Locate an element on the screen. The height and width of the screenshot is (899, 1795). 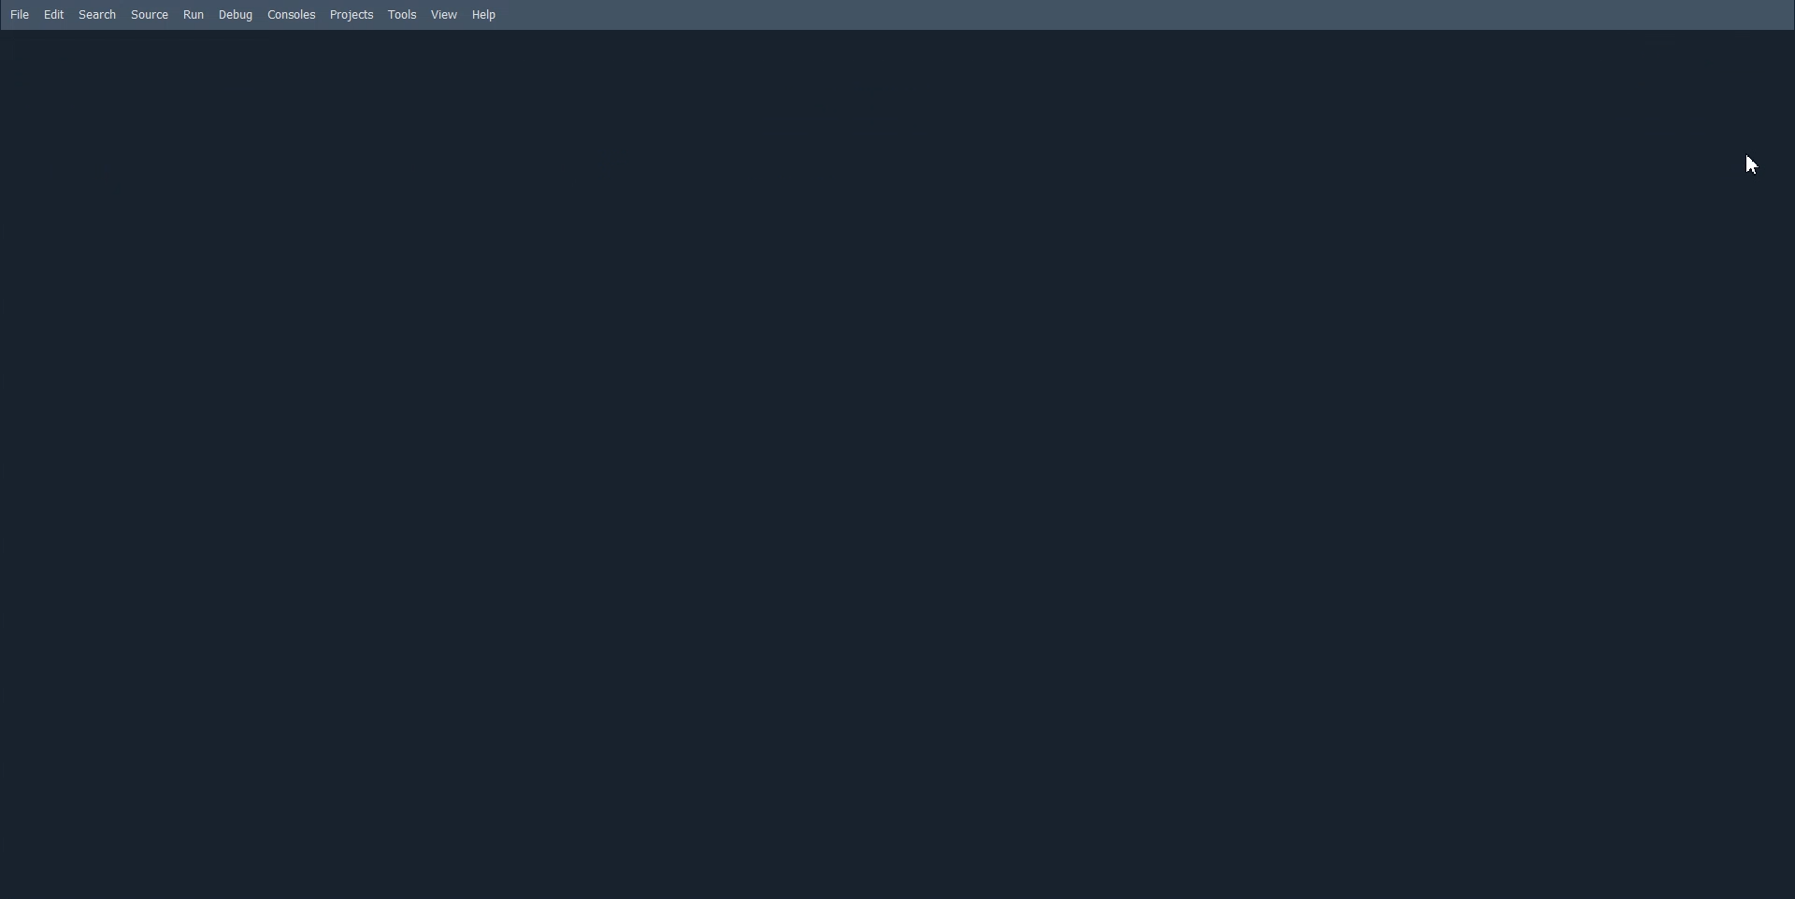
Search is located at coordinates (97, 14).